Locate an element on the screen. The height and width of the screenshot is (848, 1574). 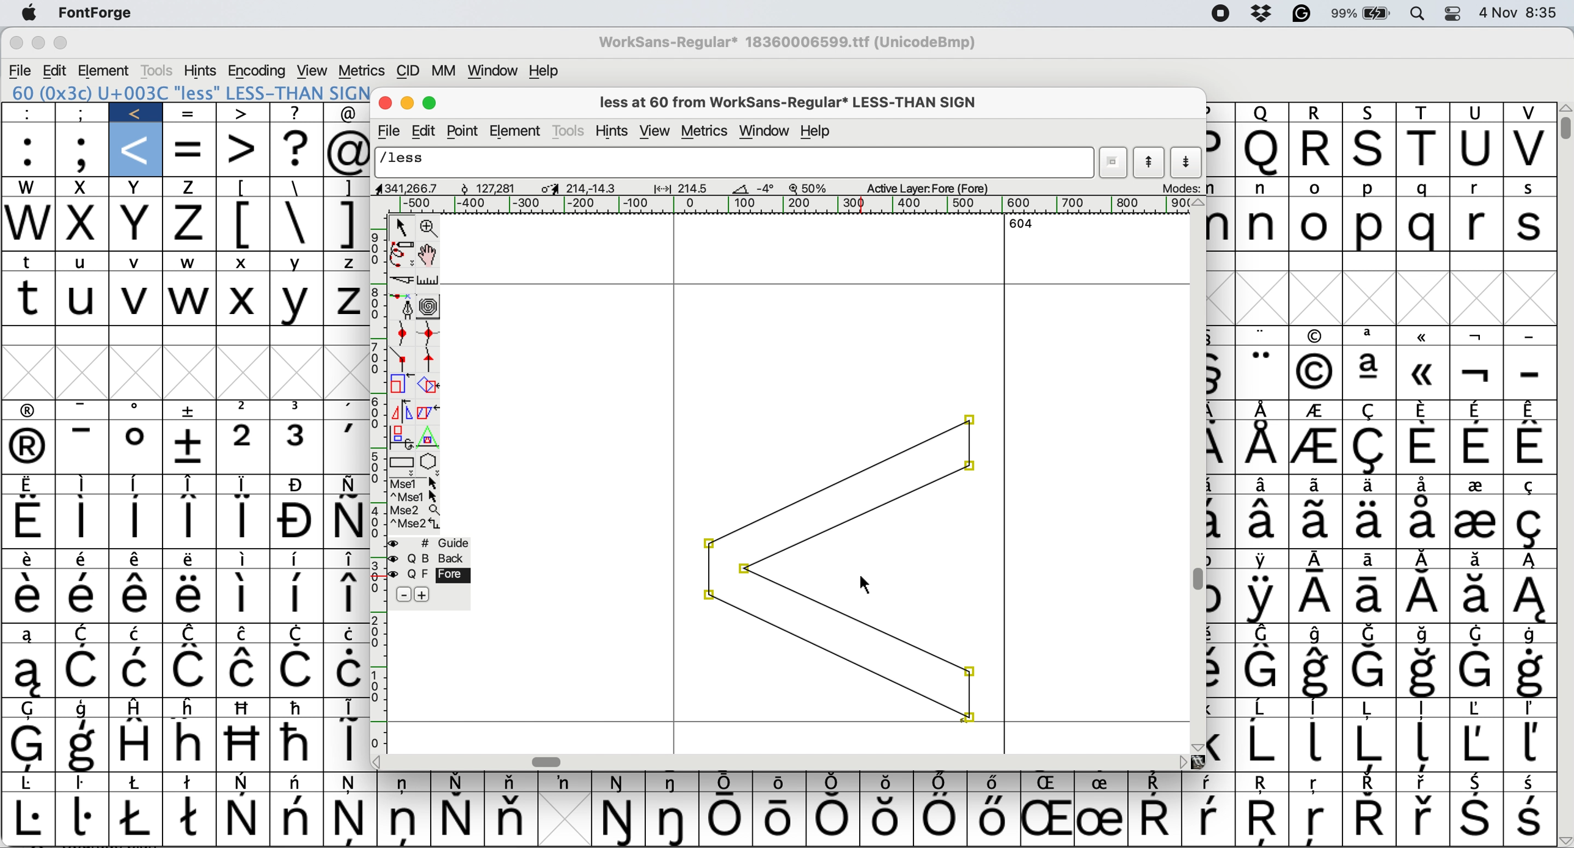
Symbol is located at coordinates (243, 521).